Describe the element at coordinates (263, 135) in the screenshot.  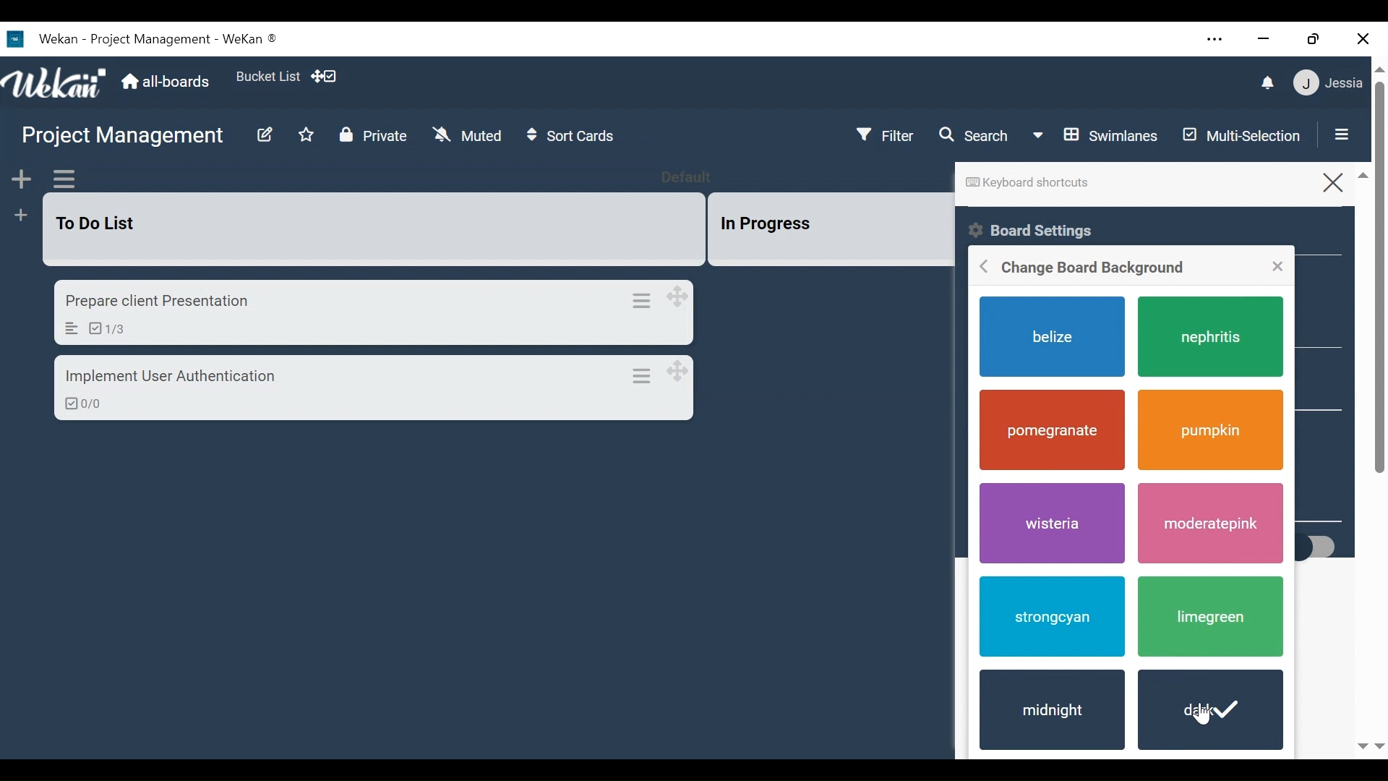
I see `Edit` at that location.